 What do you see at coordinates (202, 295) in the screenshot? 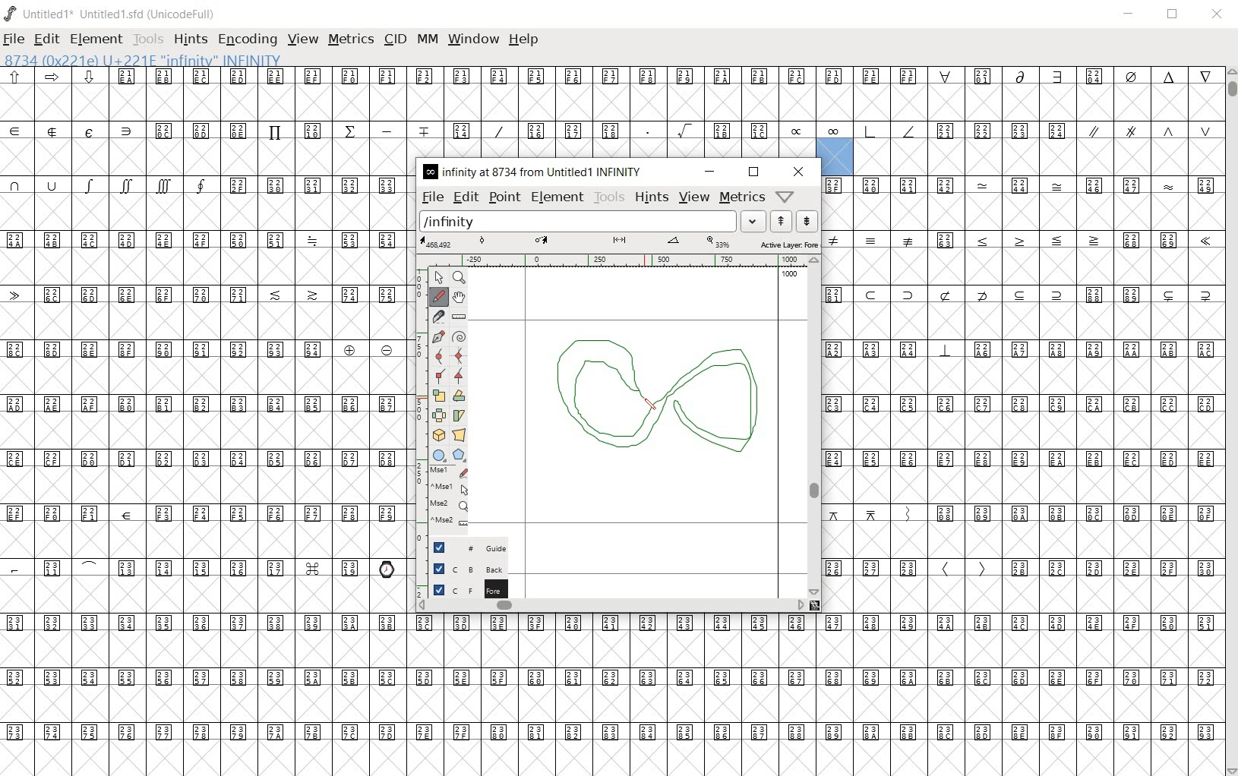
I see `Unicode code points` at bounding box center [202, 295].